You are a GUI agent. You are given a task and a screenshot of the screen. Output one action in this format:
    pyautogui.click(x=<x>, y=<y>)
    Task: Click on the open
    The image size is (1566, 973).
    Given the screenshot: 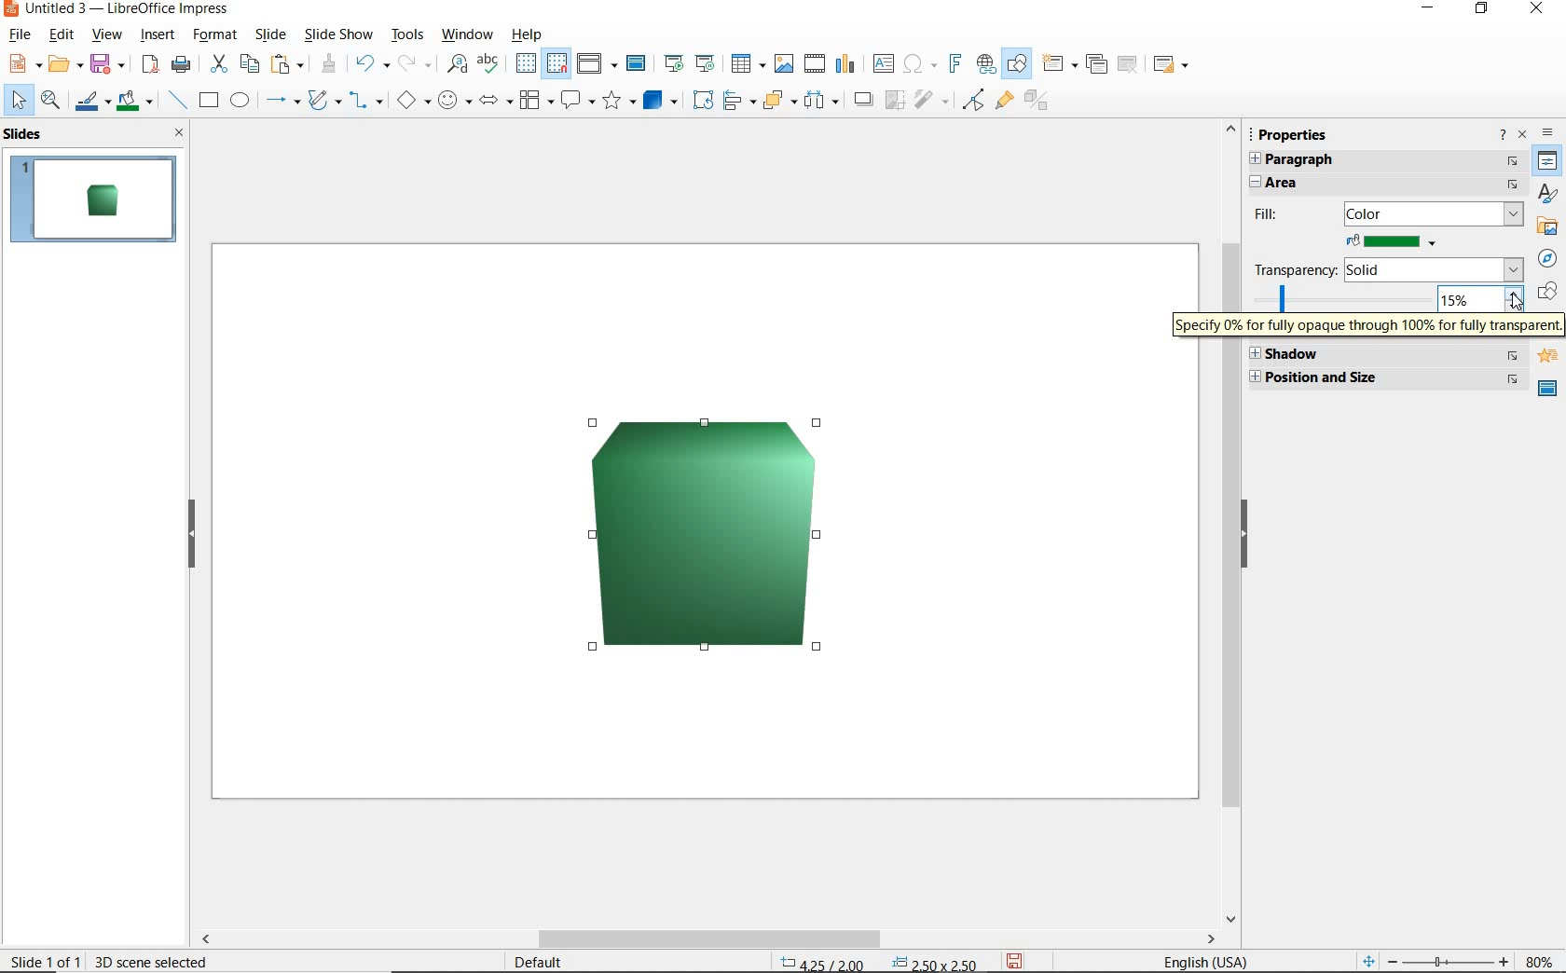 What is the action you would take?
    pyautogui.click(x=64, y=64)
    